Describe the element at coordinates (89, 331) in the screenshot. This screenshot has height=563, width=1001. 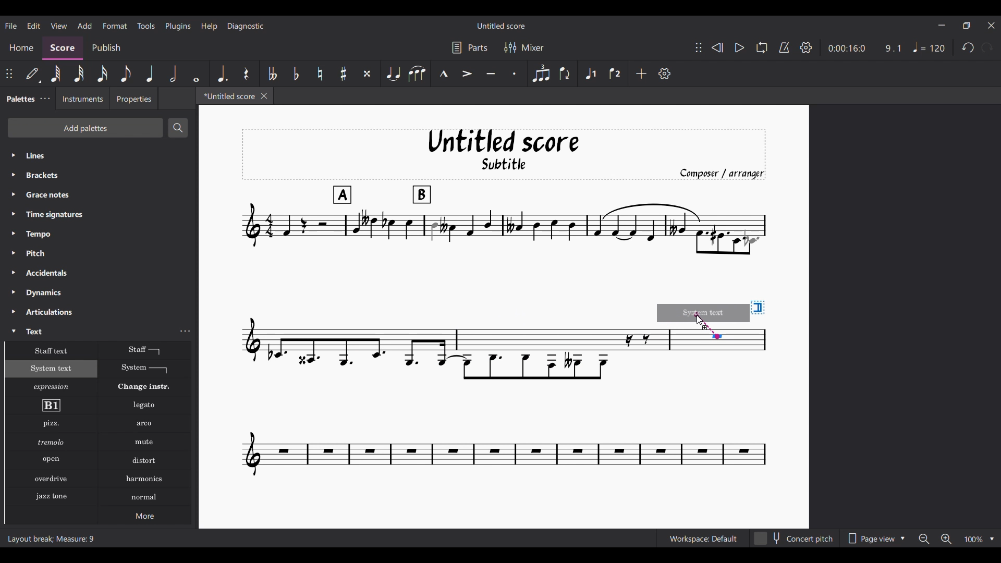
I see `Text, highlighted by cursor` at that location.